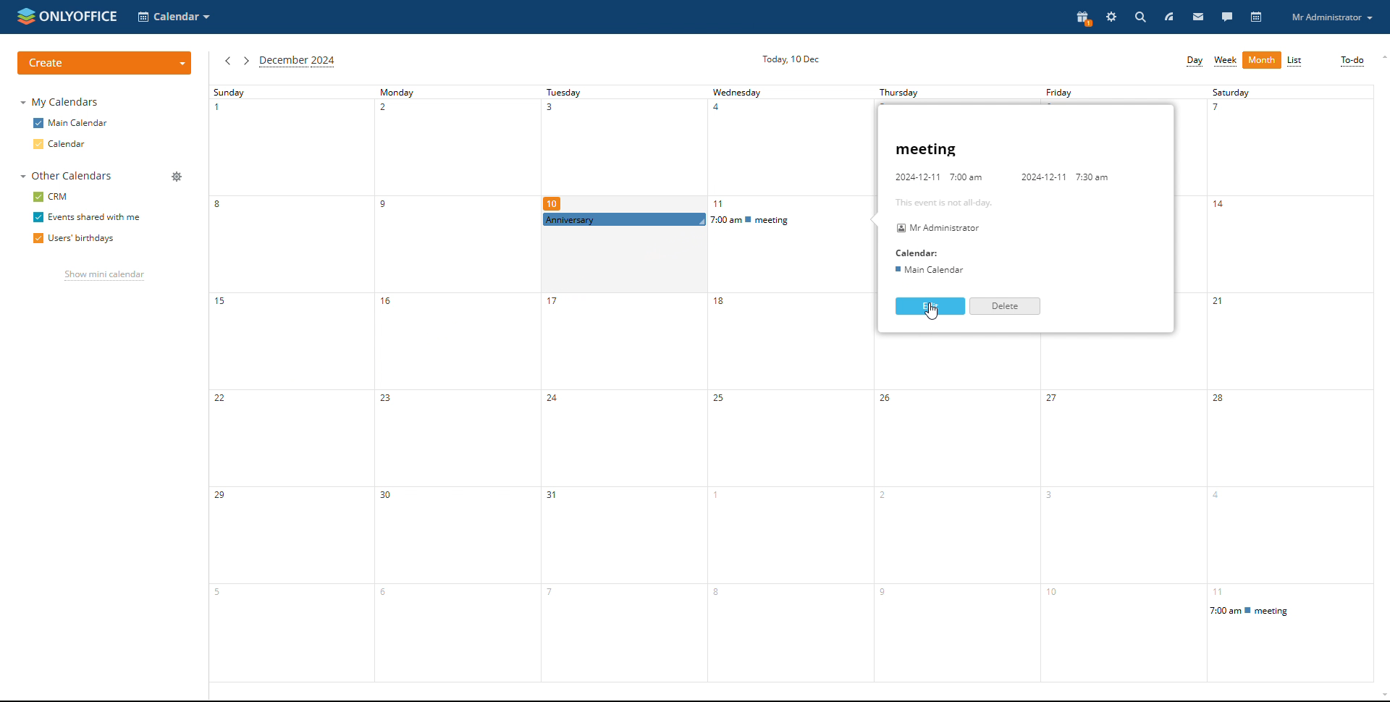 The image size is (1390, 702). What do you see at coordinates (73, 145) in the screenshot?
I see `calendar` at bounding box center [73, 145].